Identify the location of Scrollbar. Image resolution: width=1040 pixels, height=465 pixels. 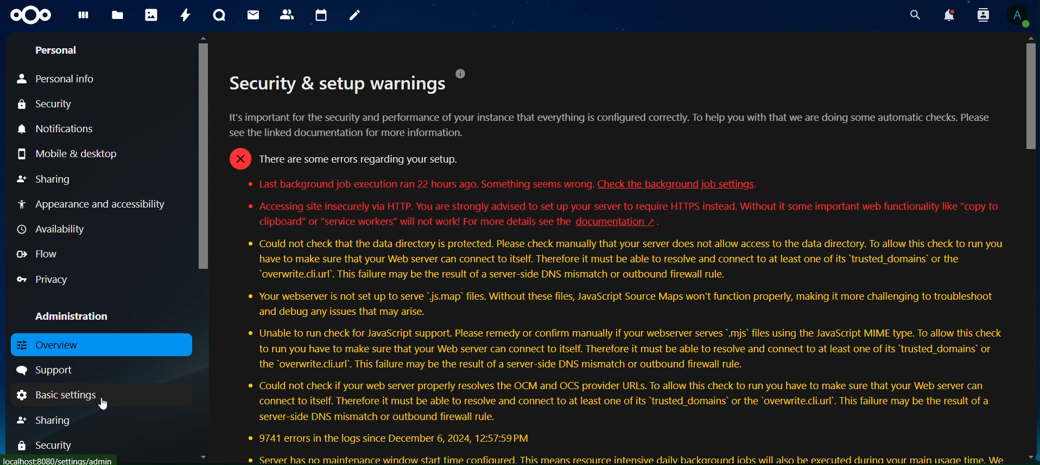
(202, 248).